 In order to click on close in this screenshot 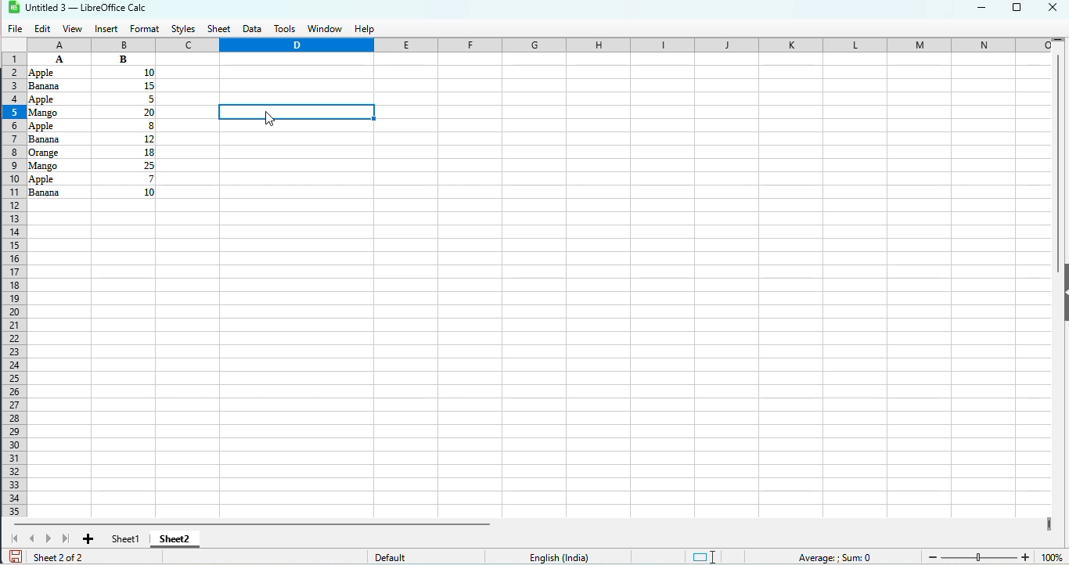, I will do `click(1053, 6)`.